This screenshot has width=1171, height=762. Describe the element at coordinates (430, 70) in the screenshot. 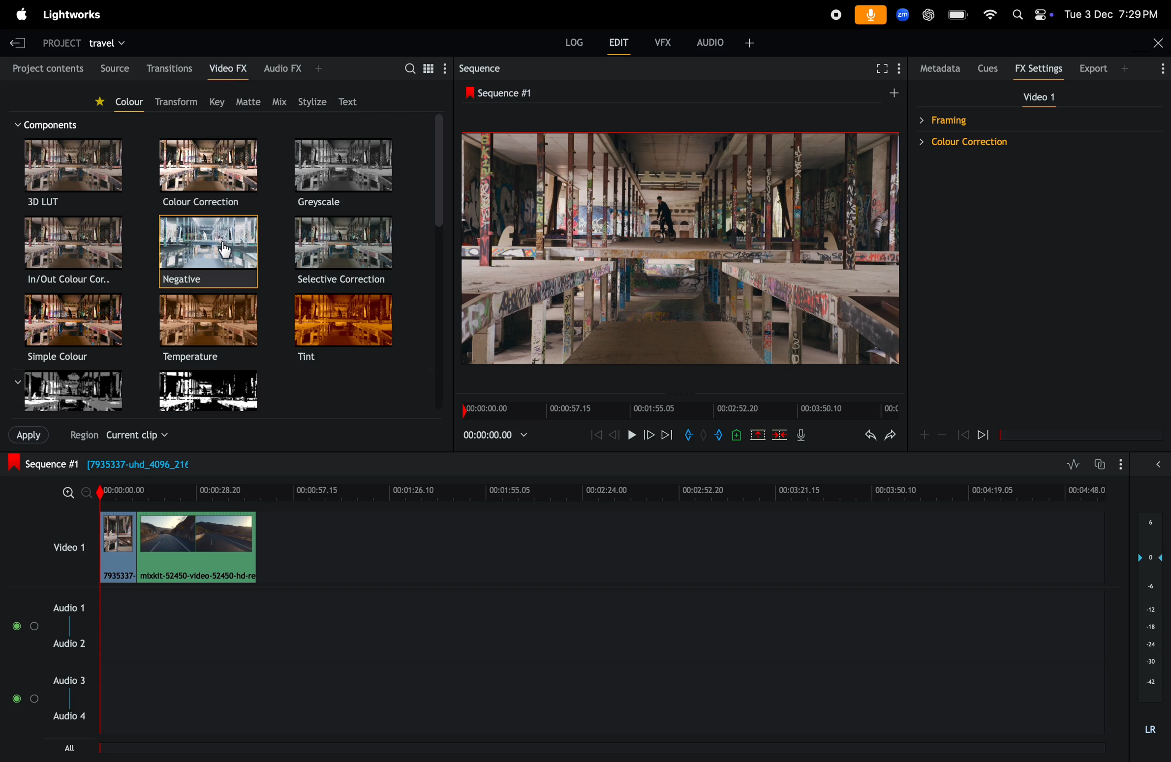

I see `togle between the list view` at that location.